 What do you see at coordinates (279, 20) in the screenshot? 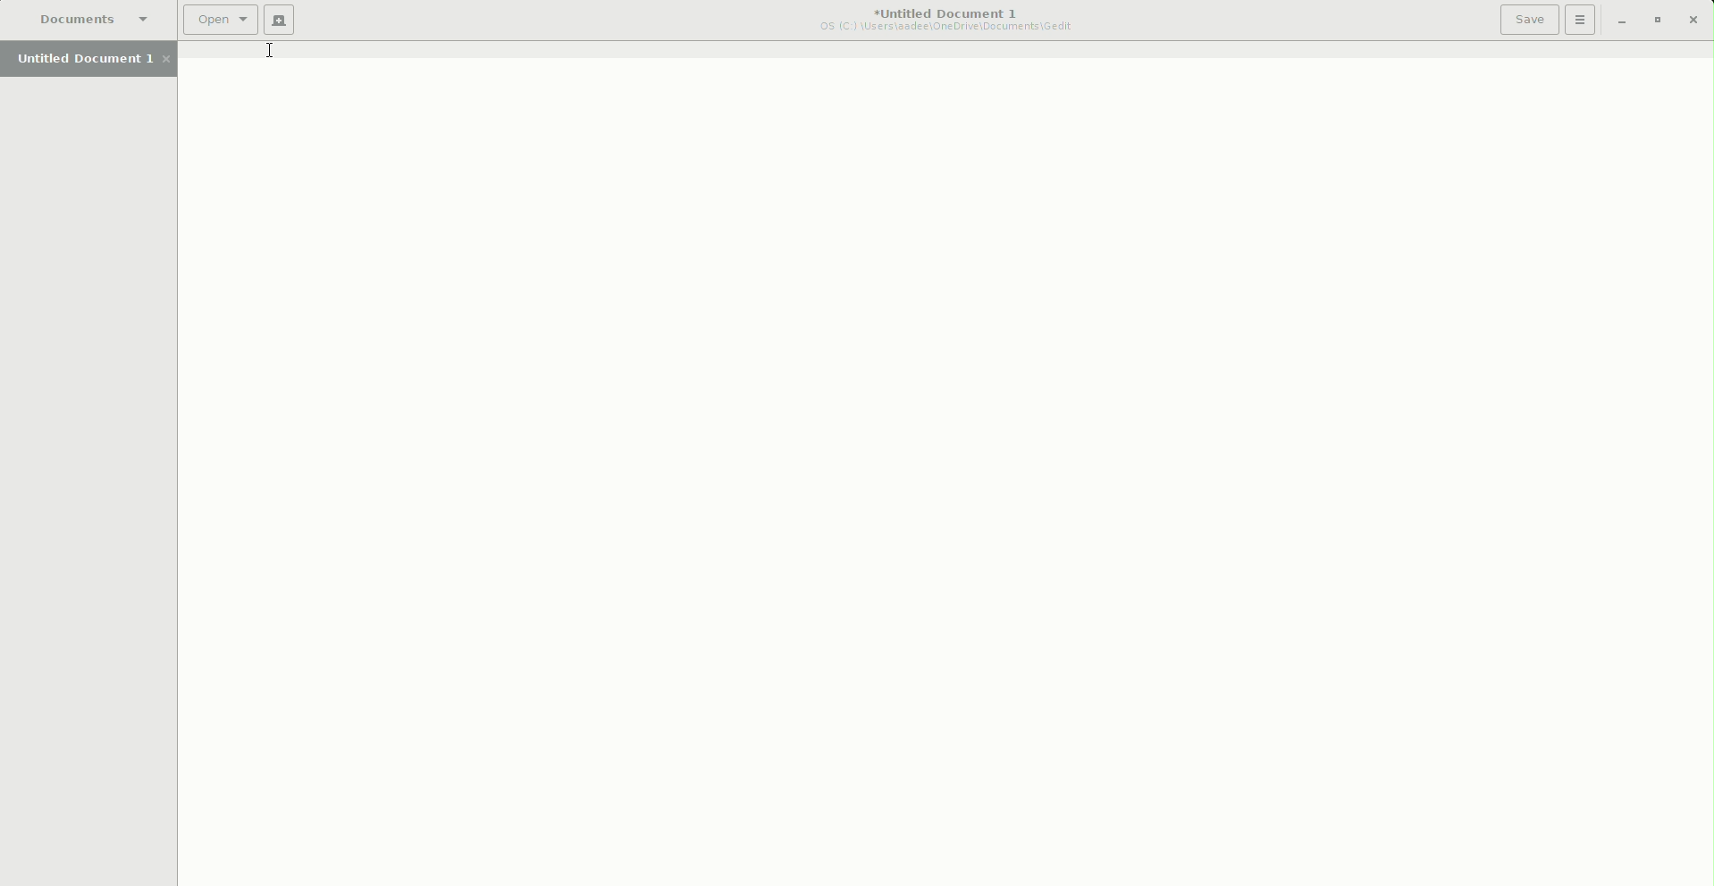
I see `New` at bounding box center [279, 20].